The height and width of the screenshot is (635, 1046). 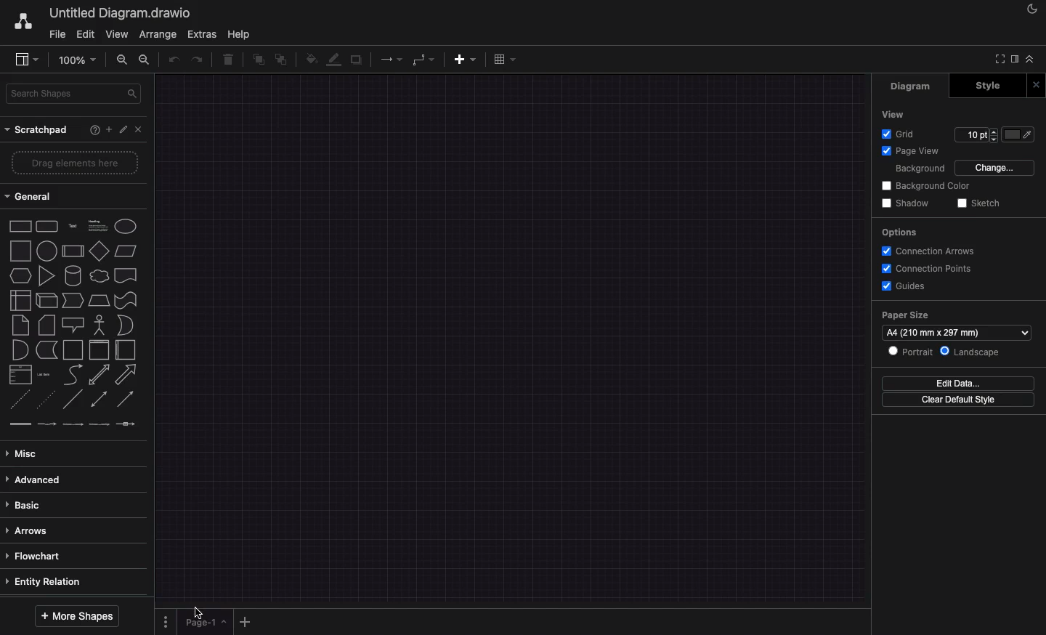 I want to click on cloud, so click(x=100, y=276).